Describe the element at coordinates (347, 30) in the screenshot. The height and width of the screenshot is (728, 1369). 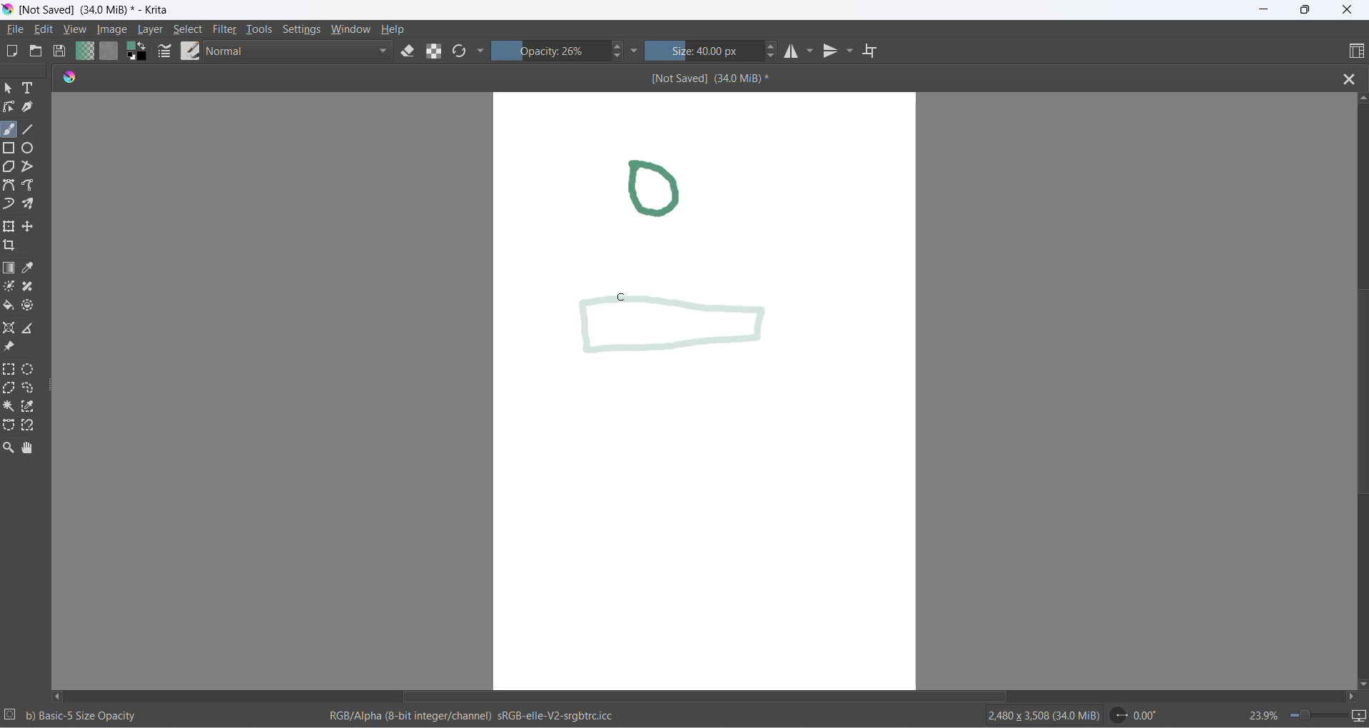
I see `window` at that location.